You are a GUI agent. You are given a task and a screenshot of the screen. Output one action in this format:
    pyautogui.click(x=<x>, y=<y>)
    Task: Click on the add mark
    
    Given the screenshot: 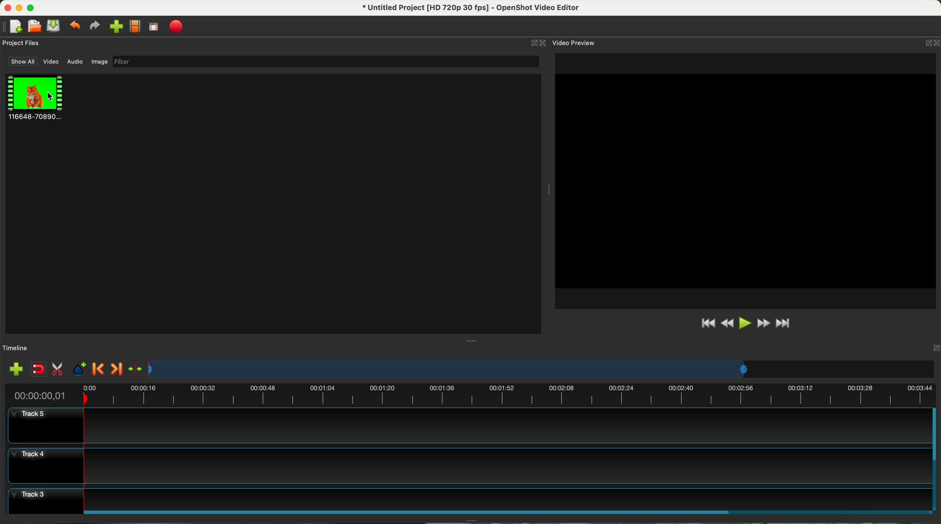 What is the action you would take?
    pyautogui.click(x=79, y=369)
    